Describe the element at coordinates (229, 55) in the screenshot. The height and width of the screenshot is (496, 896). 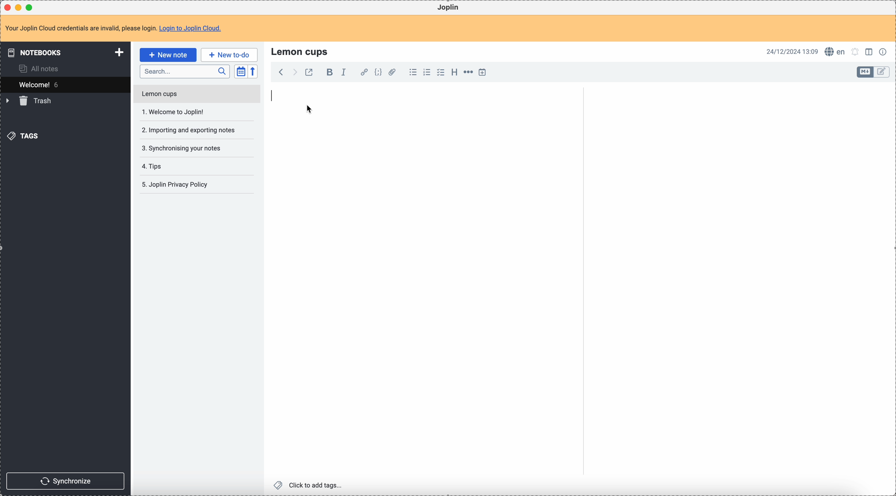
I see `new to-do` at that location.